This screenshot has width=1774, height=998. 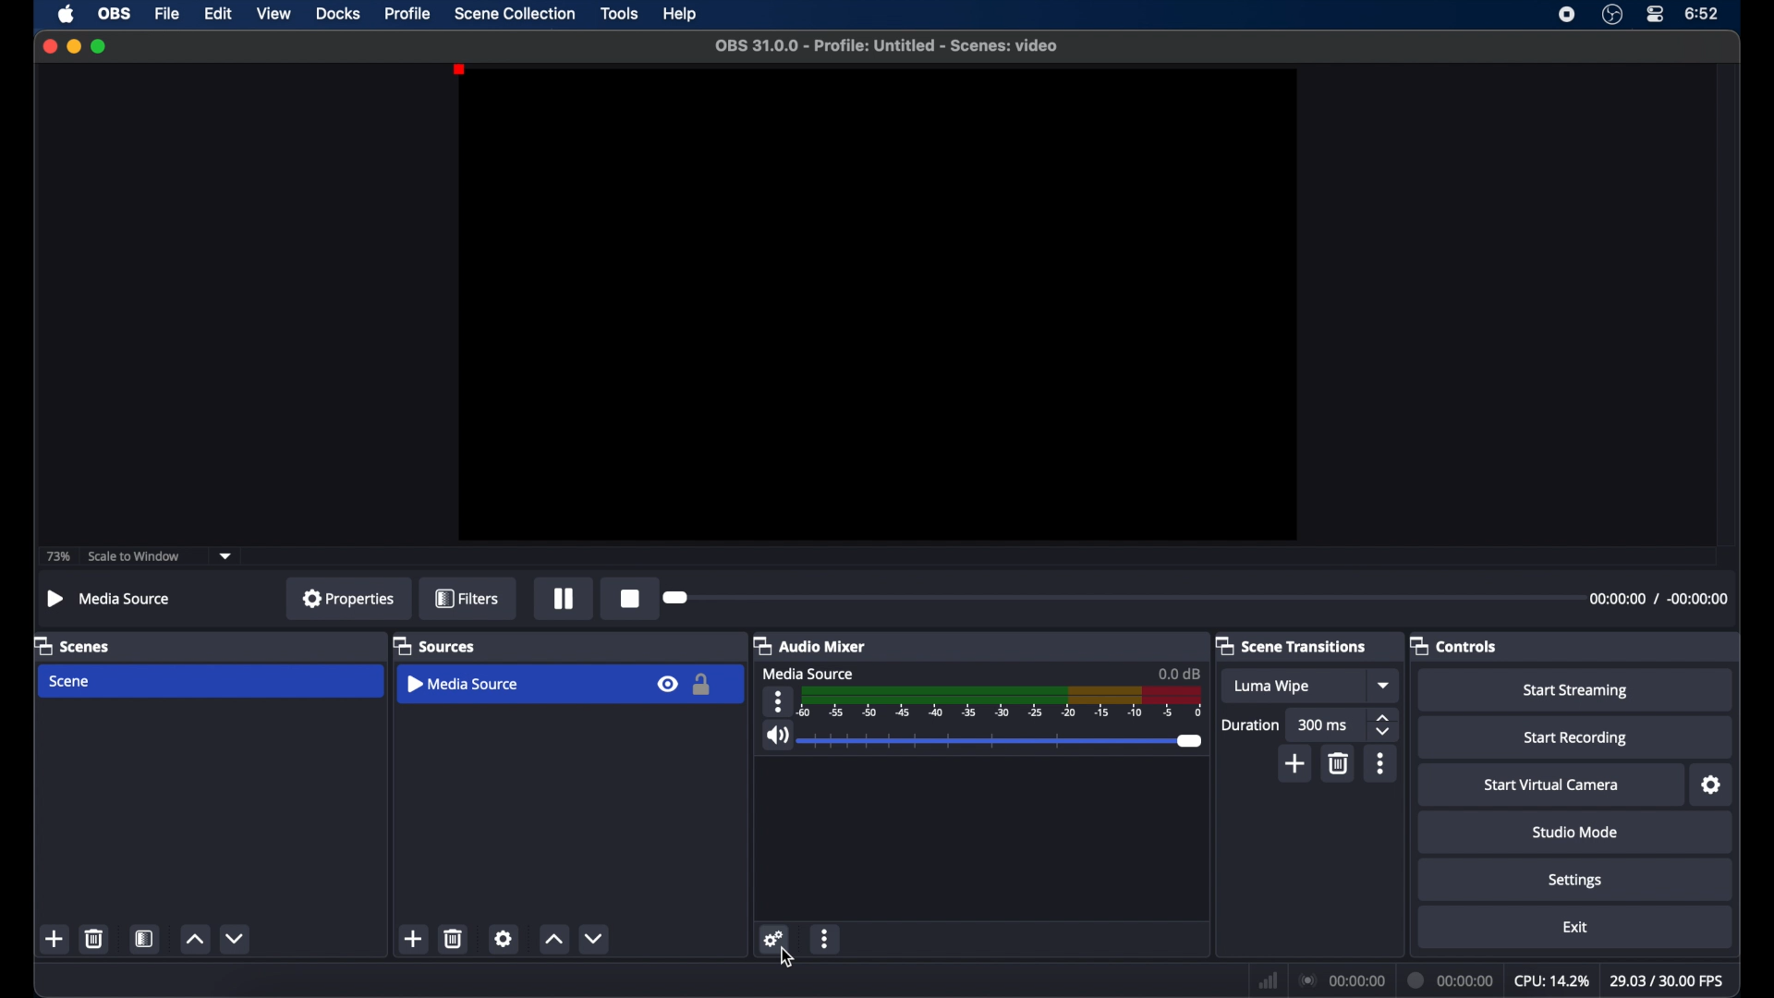 I want to click on slider, so click(x=678, y=598).